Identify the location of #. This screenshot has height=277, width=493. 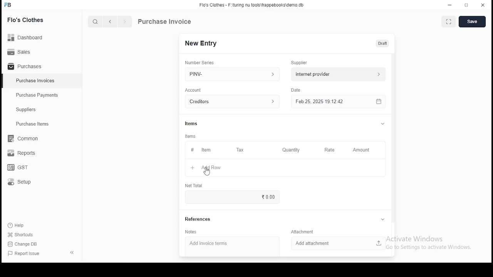
(192, 150).